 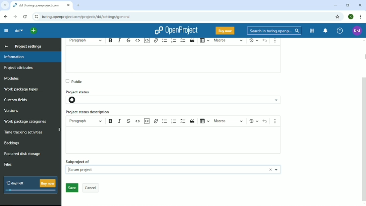 What do you see at coordinates (11, 78) in the screenshot?
I see `Modules` at bounding box center [11, 78].